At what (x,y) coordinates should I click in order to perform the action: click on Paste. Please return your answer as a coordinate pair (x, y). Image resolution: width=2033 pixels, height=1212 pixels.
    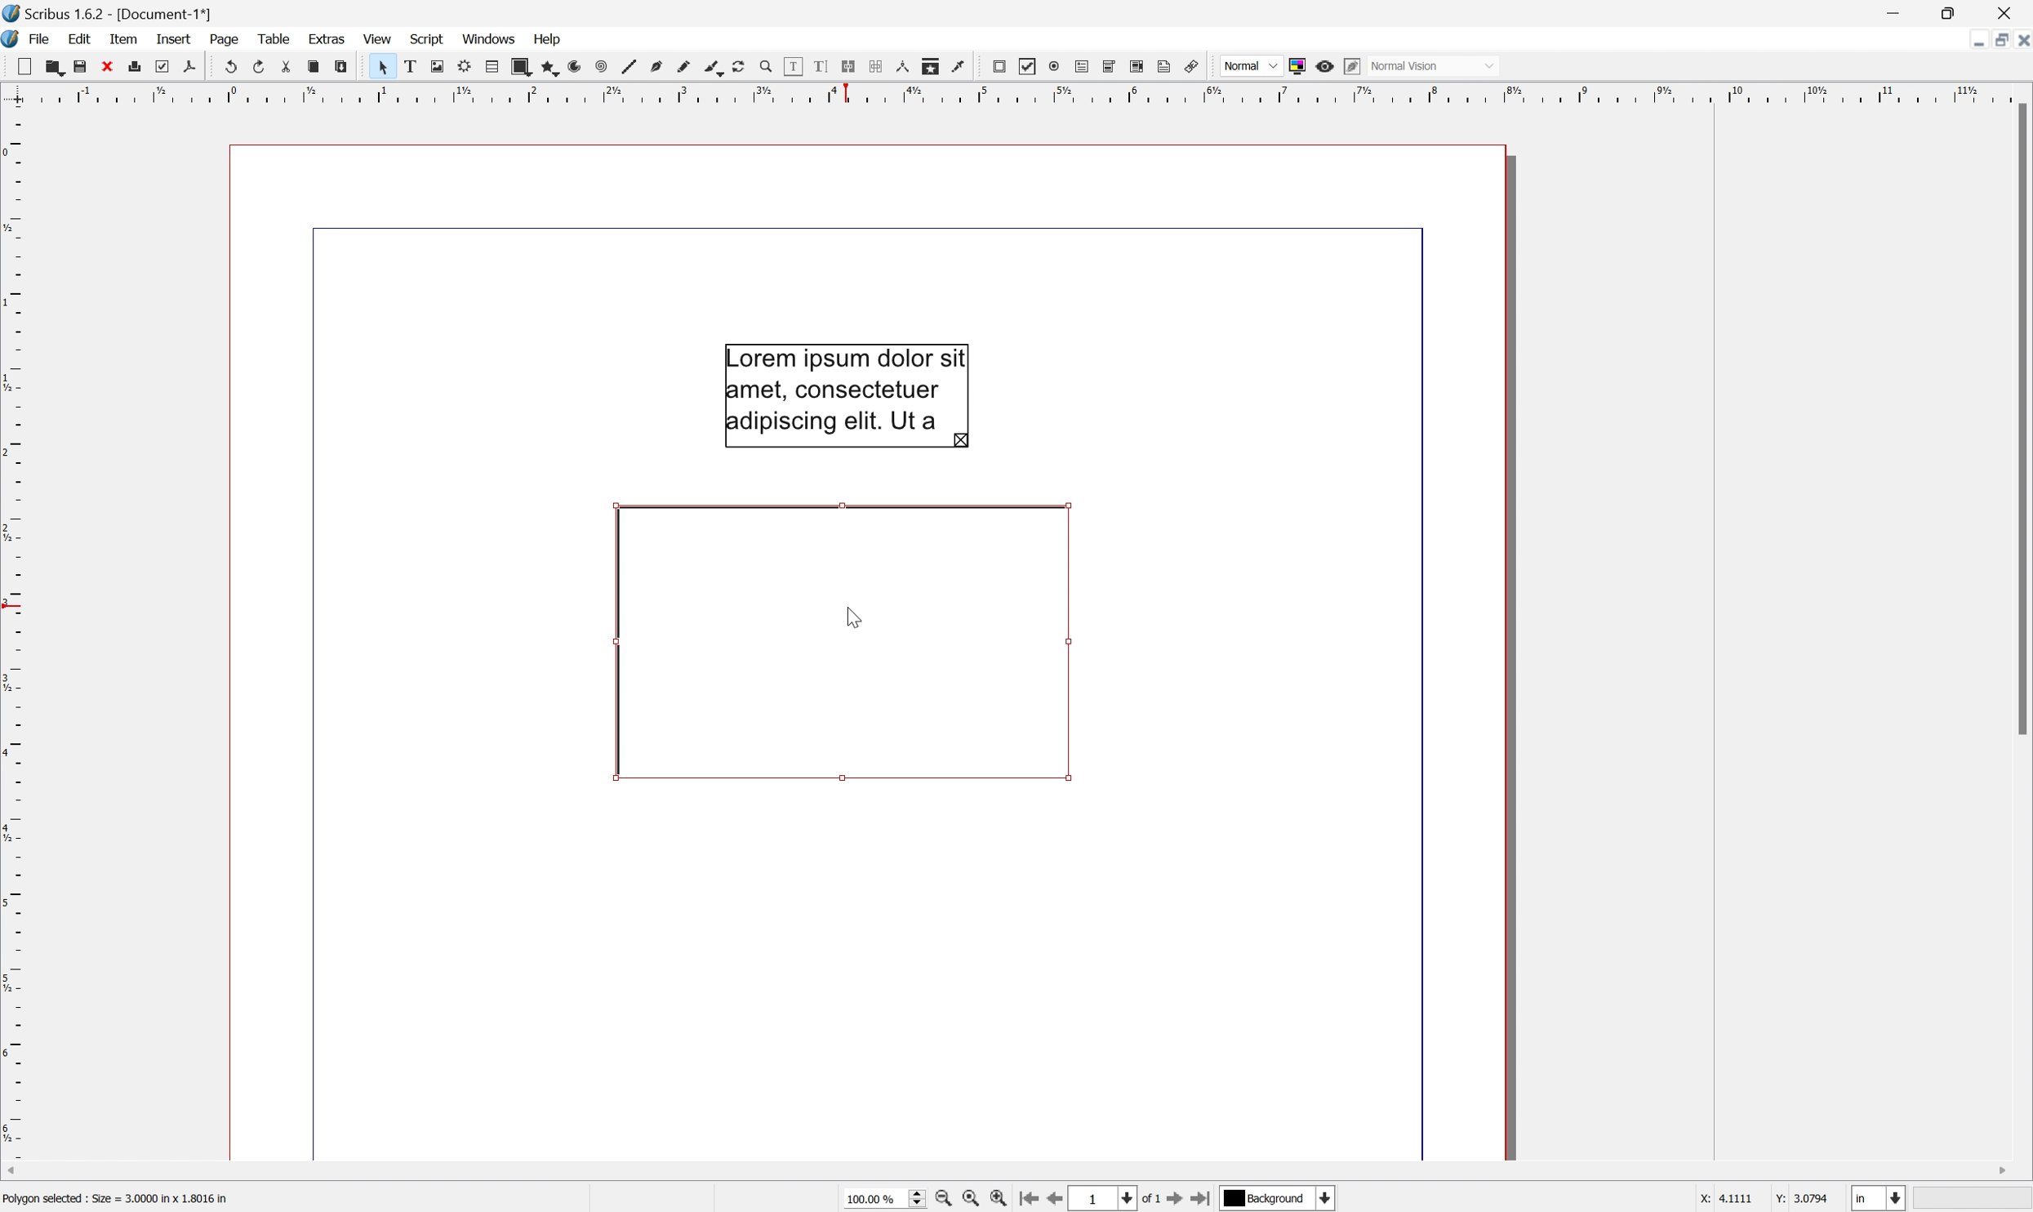
    Looking at the image, I should click on (342, 67).